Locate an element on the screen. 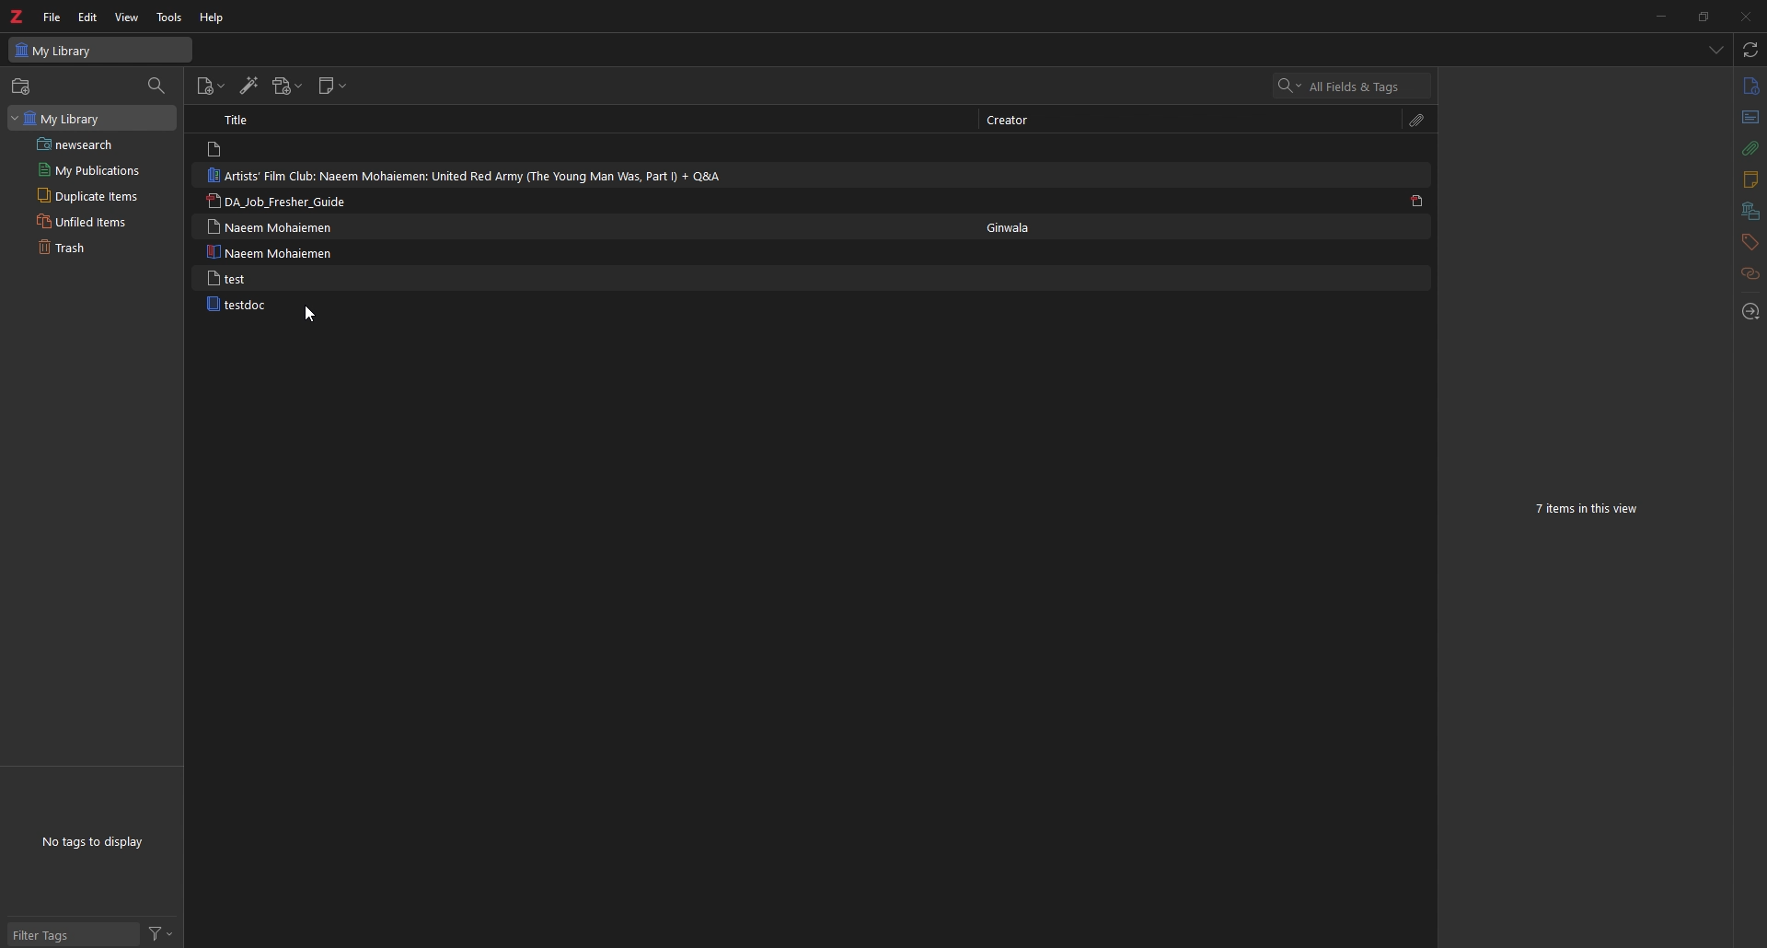 The height and width of the screenshot is (948, 1767). sync with zotero.org is located at coordinates (1750, 49).